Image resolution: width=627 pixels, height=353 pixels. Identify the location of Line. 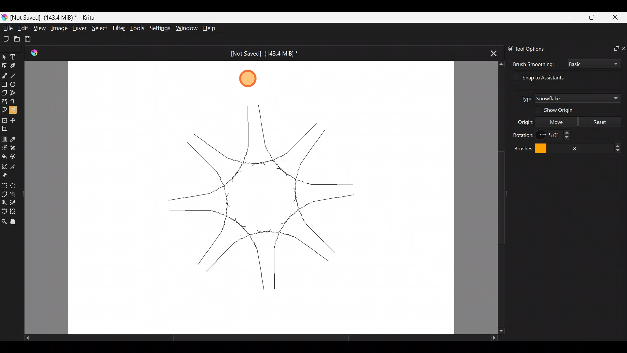
(14, 75).